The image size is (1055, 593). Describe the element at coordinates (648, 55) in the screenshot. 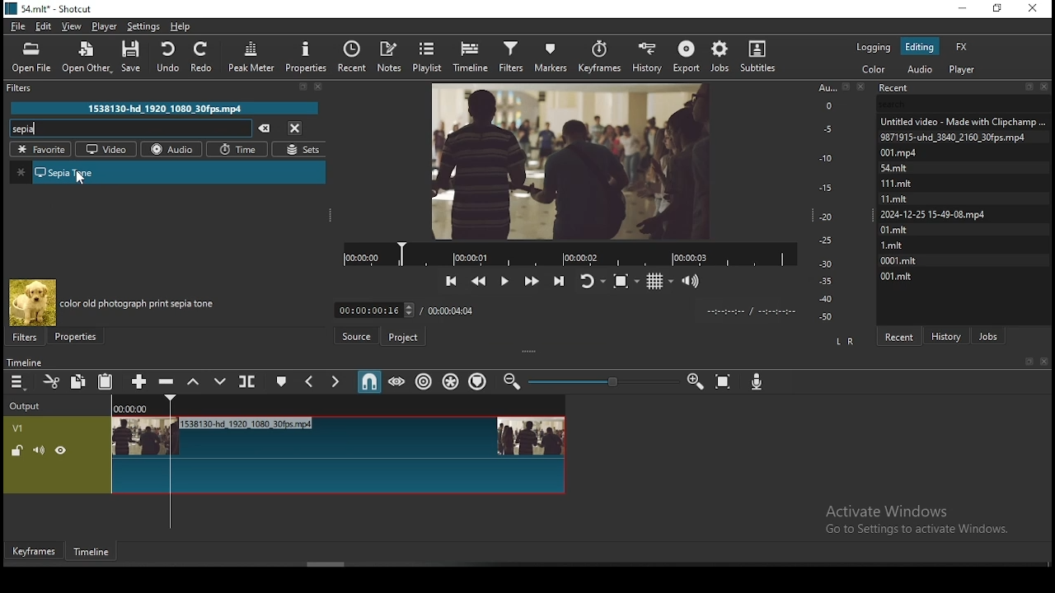

I see `history` at that location.